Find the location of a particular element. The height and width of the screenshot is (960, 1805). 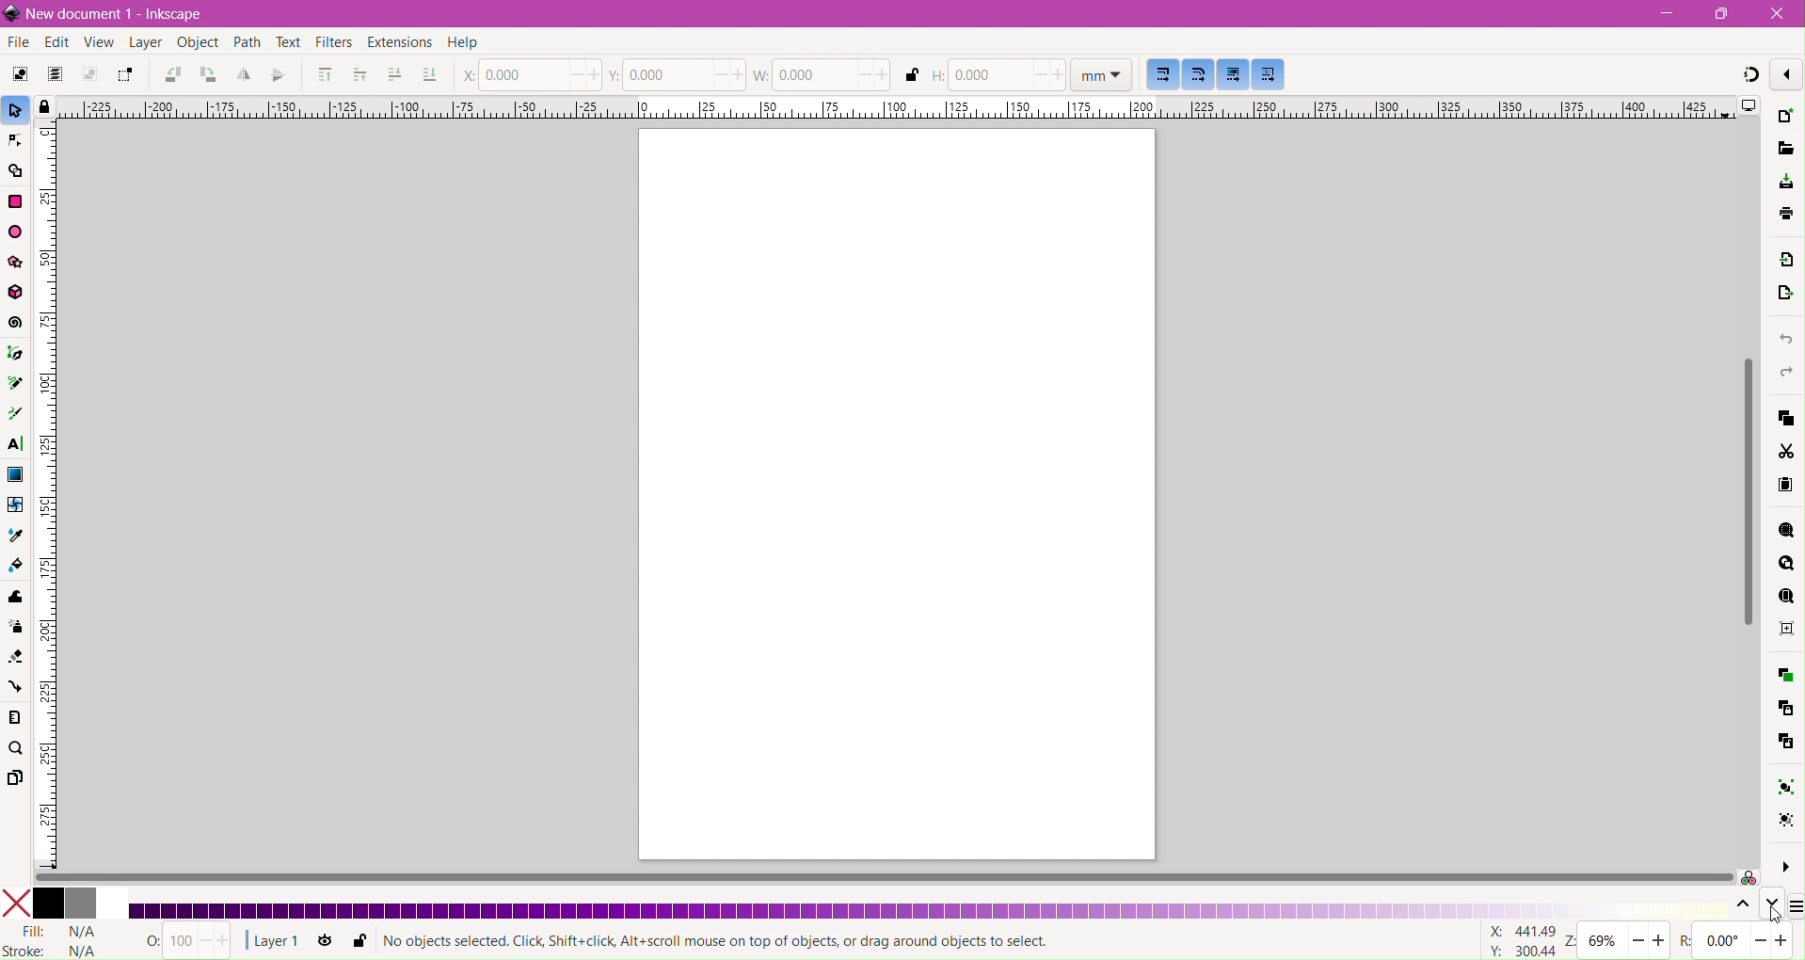

Go up one level is located at coordinates (1743, 905).